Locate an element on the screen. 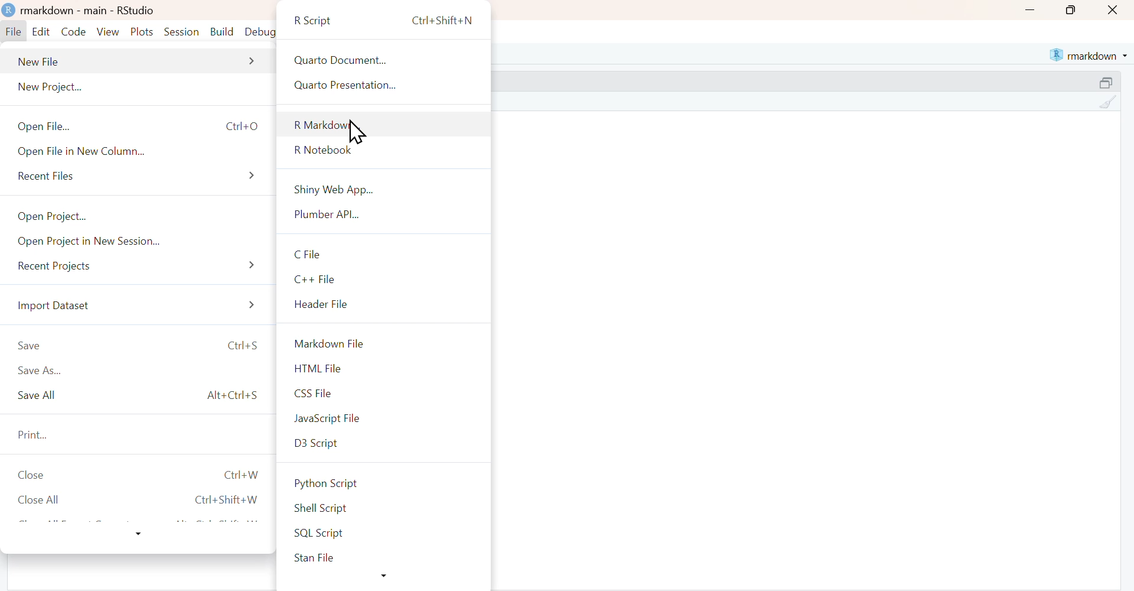 The width and height of the screenshot is (1134, 591). Rmarkdown - main - RStudio is located at coordinates (92, 10).